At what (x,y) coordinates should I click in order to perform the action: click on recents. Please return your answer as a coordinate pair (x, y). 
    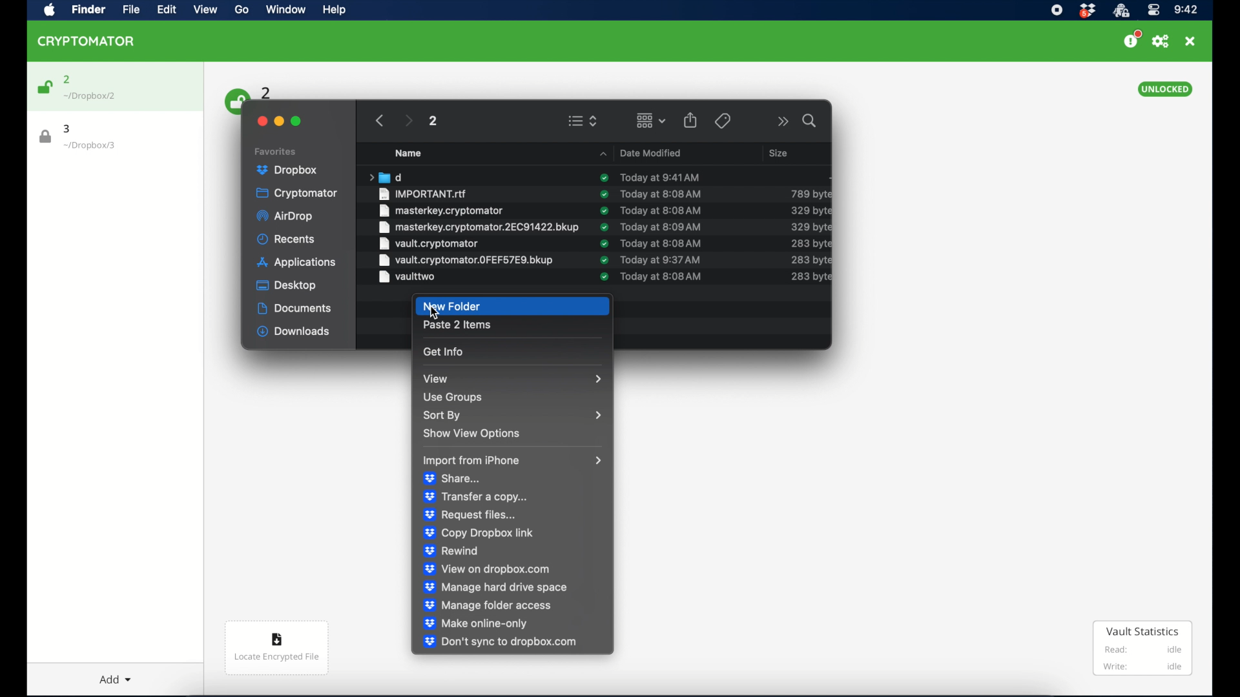
    Looking at the image, I should click on (287, 239).